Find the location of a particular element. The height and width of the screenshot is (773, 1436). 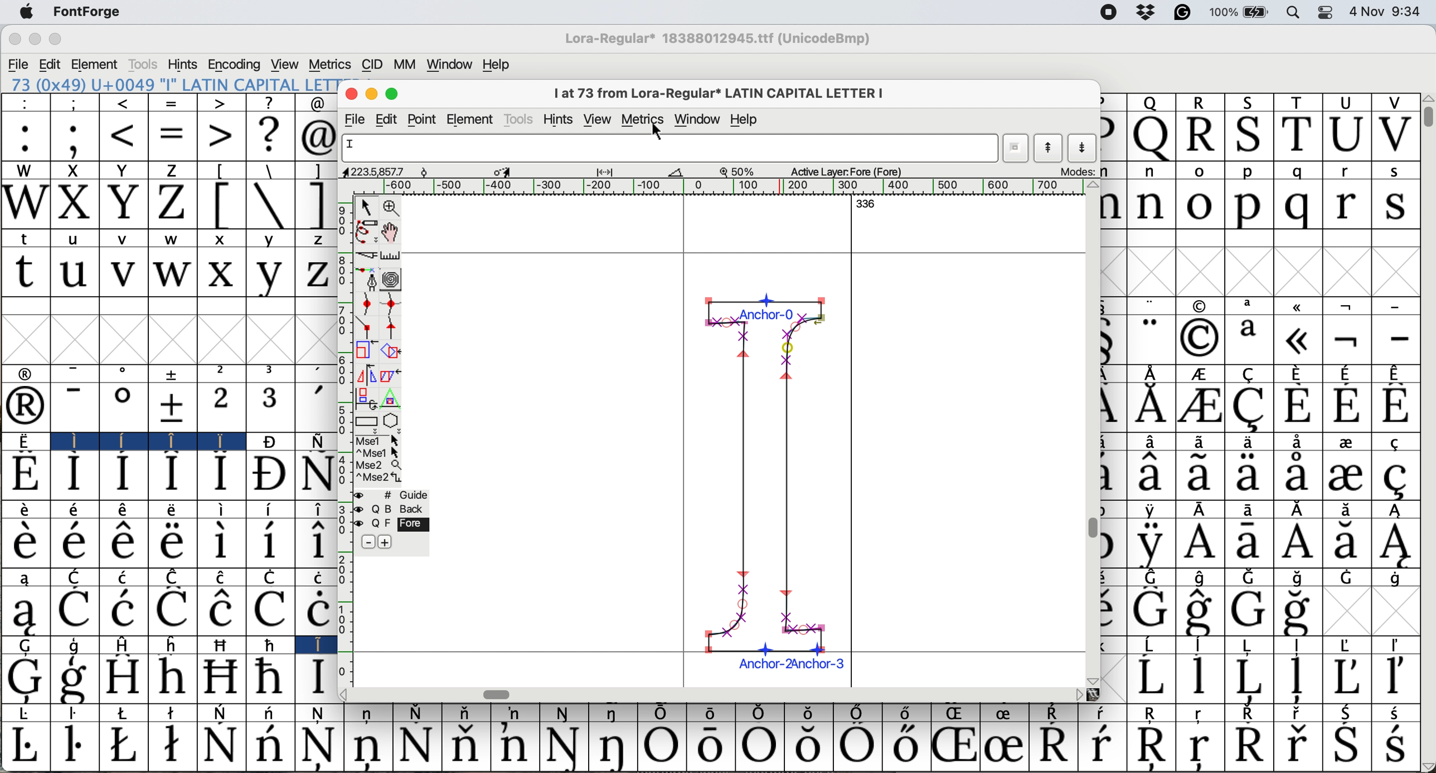

> is located at coordinates (221, 135).